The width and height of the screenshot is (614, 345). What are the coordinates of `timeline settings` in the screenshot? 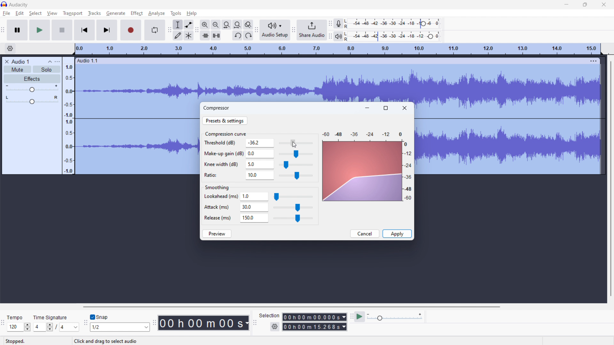 It's located at (10, 49).